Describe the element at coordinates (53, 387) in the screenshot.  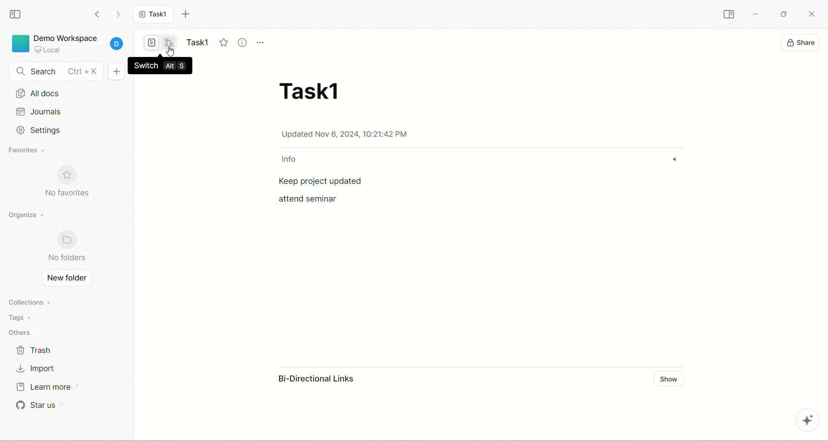
I see `learn more` at that location.